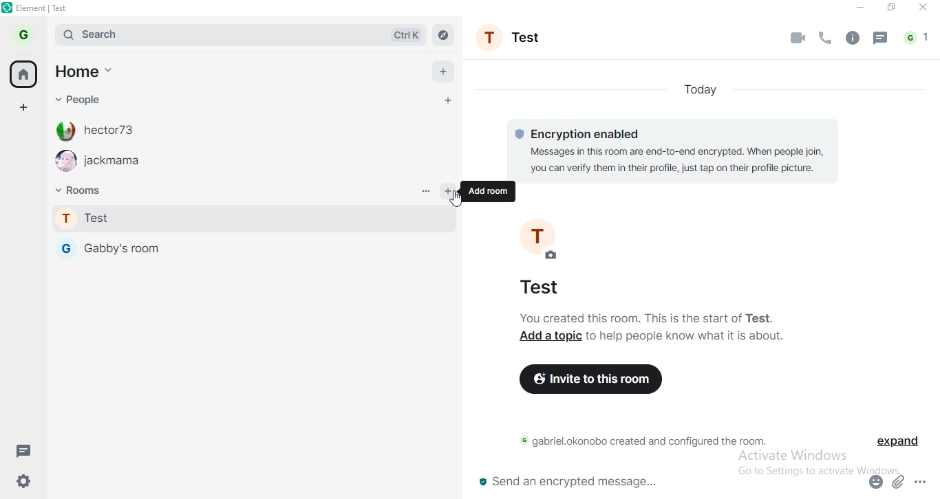 Image resolution: width=940 pixels, height=499 pixels. Describe the element at coordinates (239, 35) in the screenshot. I see `search bar` at that location.